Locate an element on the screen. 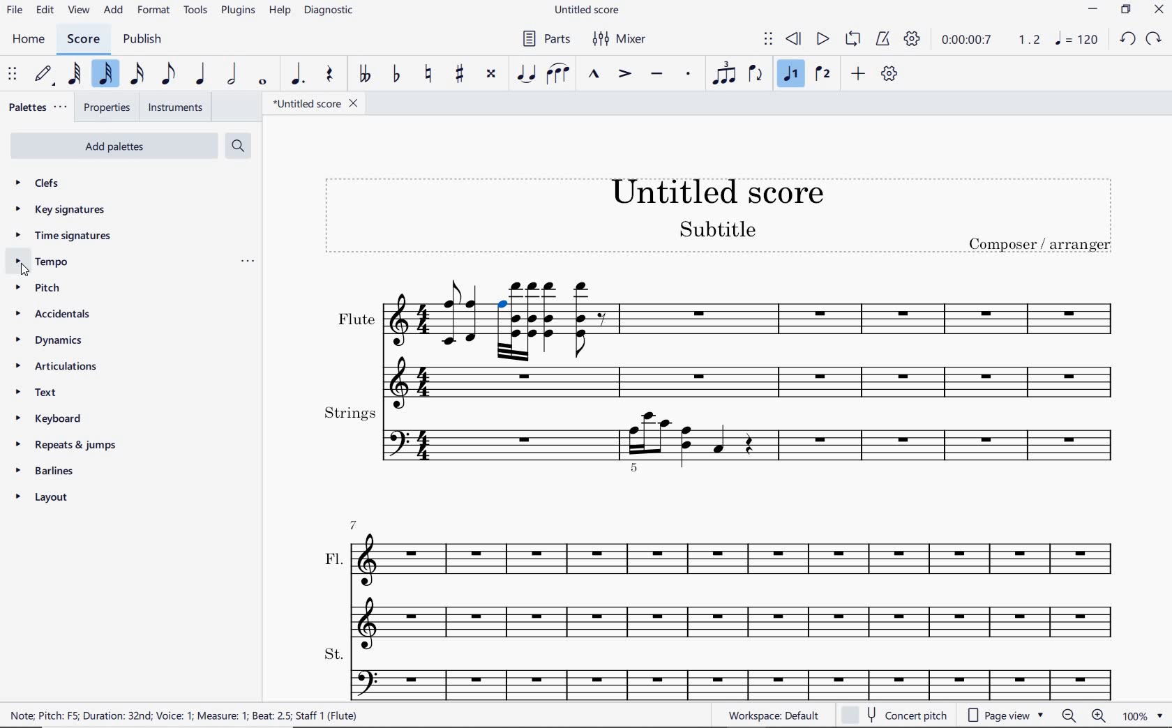 The image size is (1172, 728). flute is located at coordinates (405, 338).